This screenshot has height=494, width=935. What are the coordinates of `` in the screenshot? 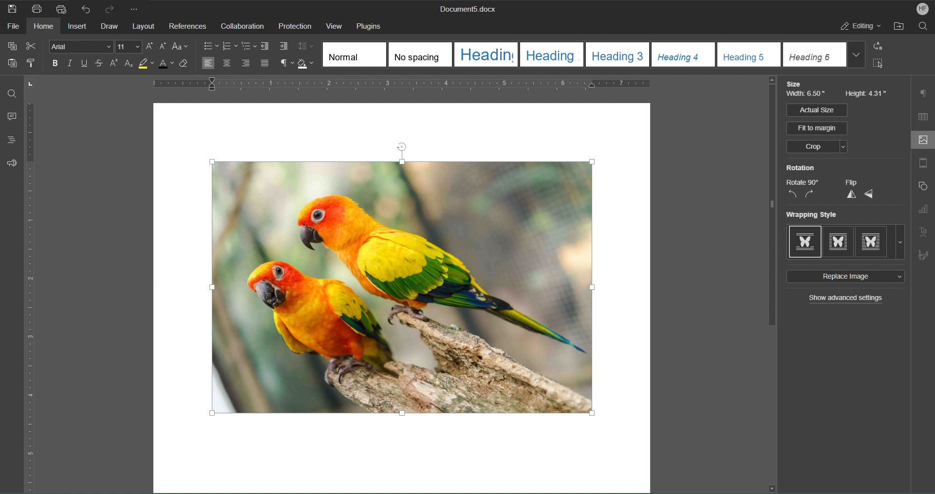 It's located at (811, 214).